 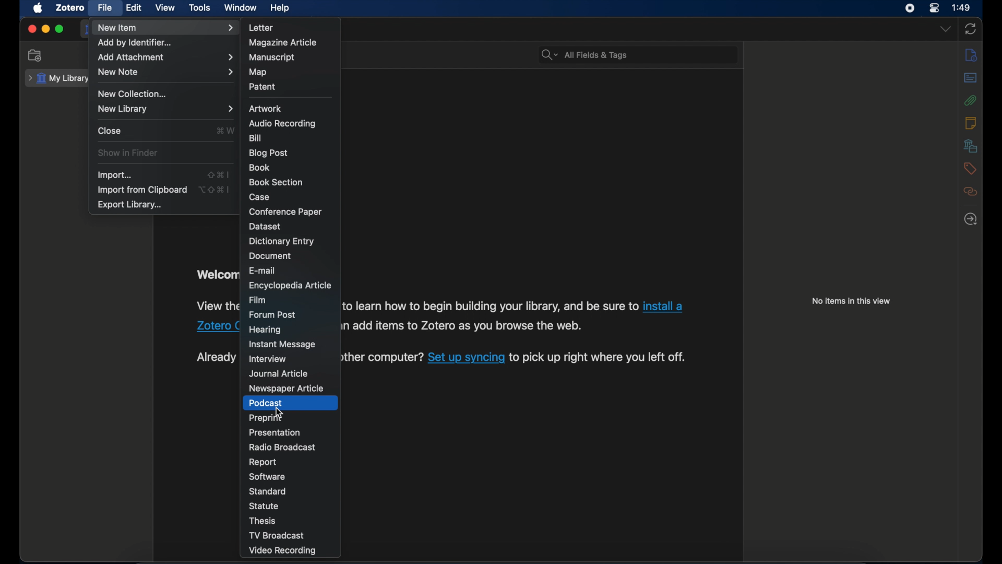 I want to click on help, so click(x=281, y=8).